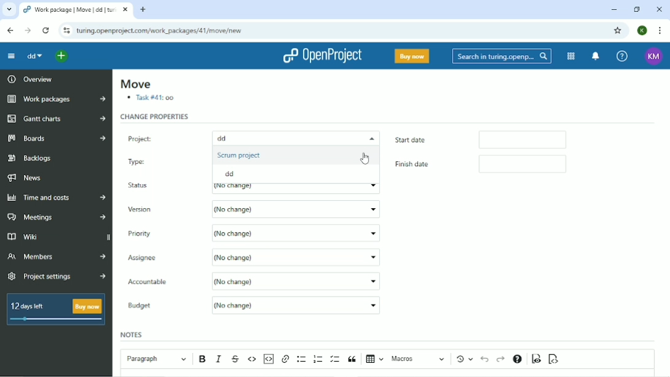  What do you see at coordinates (10, 30) in the screenshot?
I see `Back` at bounding box center [10, 30].